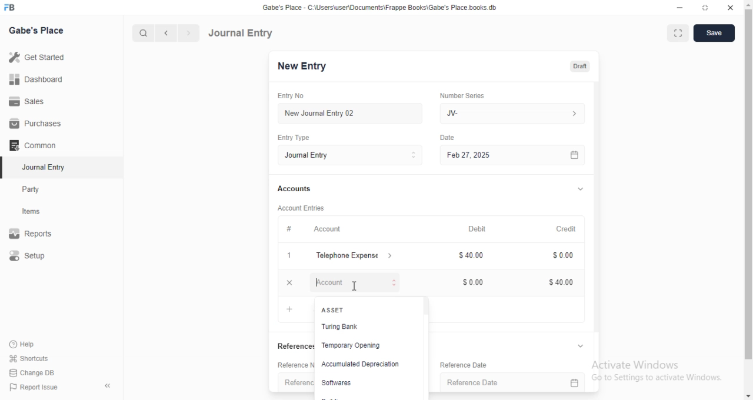  I want to click on Turing Bank, so click(338, 326).